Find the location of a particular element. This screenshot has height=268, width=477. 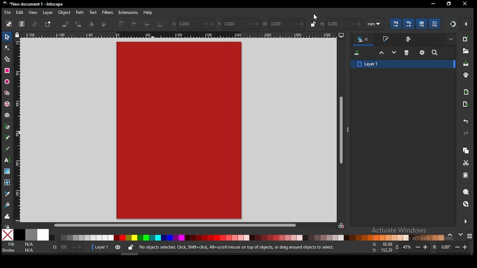

search bar is located at coordinates (443, 52).